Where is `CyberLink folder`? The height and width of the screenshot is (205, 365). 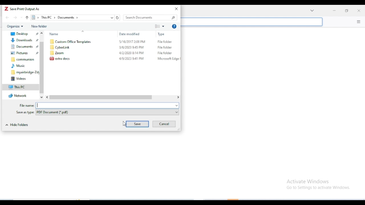
CyberLink folder is located at coordinates (60, 47).